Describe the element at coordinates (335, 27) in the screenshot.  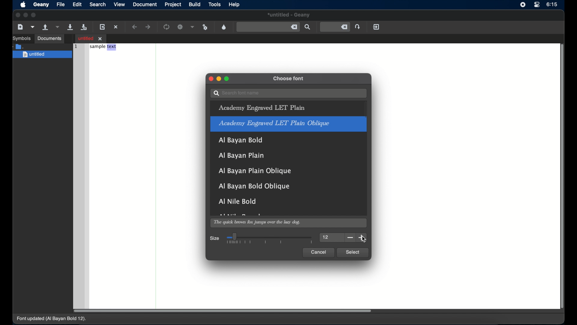
I see `jump to entered line number` at that location.